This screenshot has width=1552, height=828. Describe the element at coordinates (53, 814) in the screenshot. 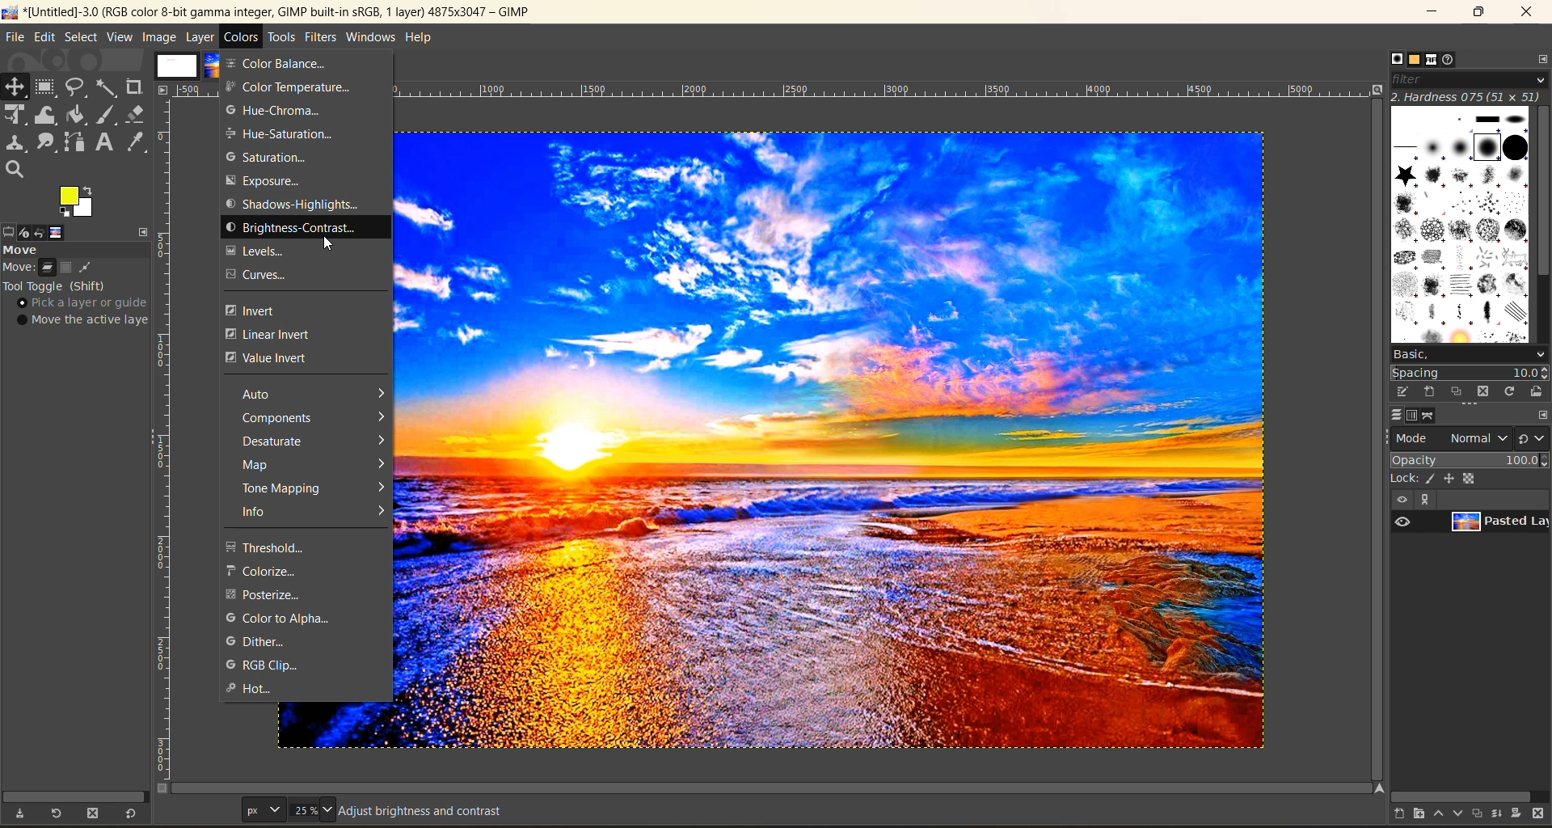

I see `restore tool preset` at that location.